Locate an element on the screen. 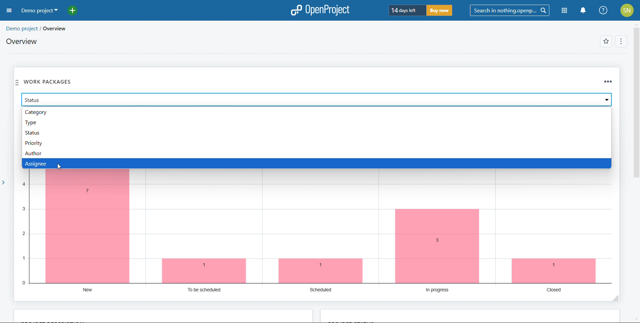 Image resolution: width=640 pixels, height=323 pixels. cursor is located at coordinates (58, 166).